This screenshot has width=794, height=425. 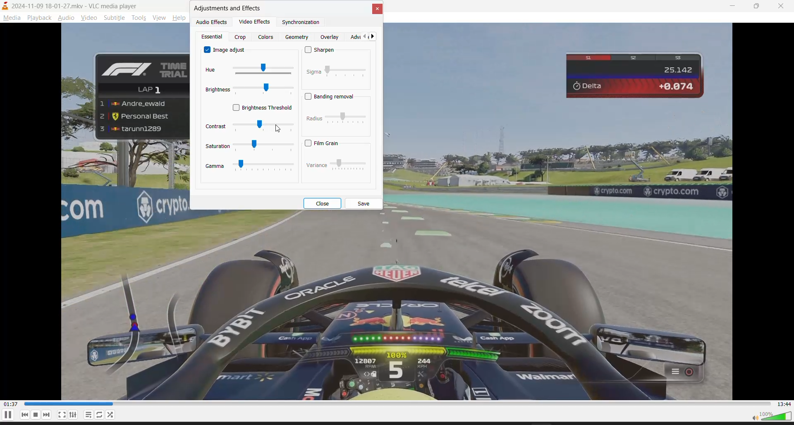 I want to click on subtitle, so click(x=113, y=19).